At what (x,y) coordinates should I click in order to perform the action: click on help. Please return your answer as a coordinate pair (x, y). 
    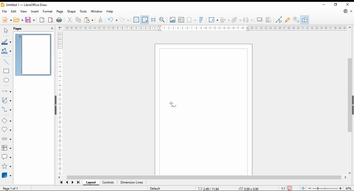
    Looking at the image, I should click on (110, 12).